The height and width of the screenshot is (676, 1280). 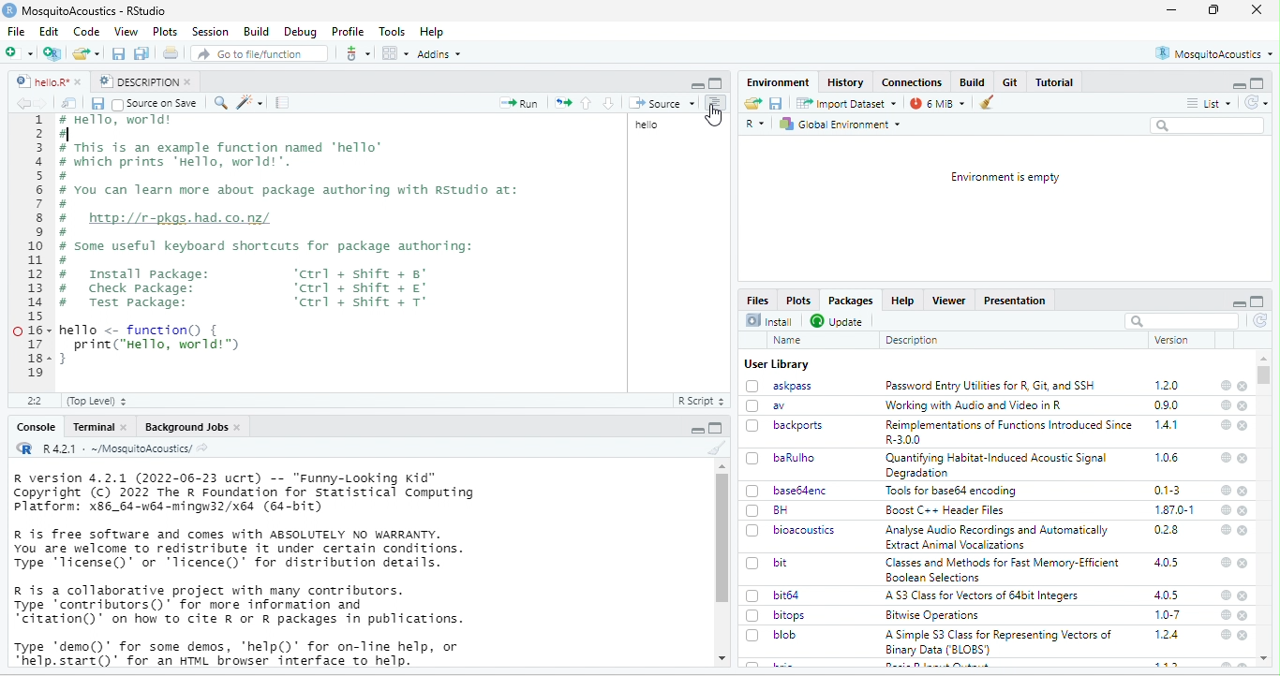 I want to click on find, so click(x=222, y=103).